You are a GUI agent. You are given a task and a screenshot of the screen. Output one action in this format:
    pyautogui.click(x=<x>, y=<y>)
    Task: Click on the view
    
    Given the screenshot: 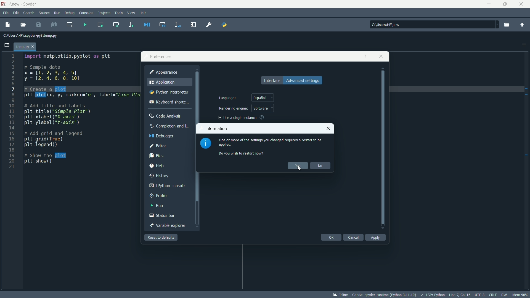 What is the action you would take?
    pyautogui.click(x=131, y=13)
    